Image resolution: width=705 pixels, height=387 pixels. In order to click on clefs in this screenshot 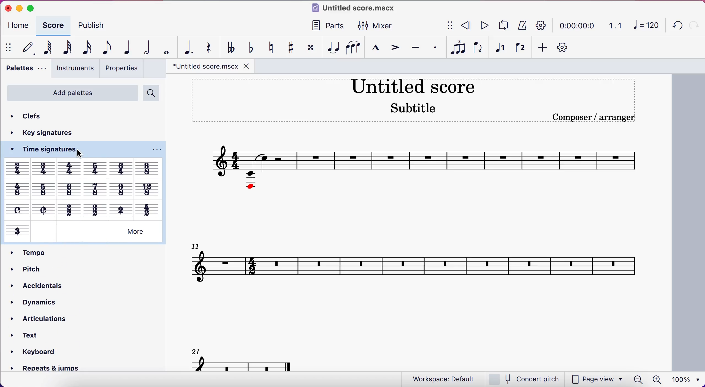, I will do `click(32, 116)`.